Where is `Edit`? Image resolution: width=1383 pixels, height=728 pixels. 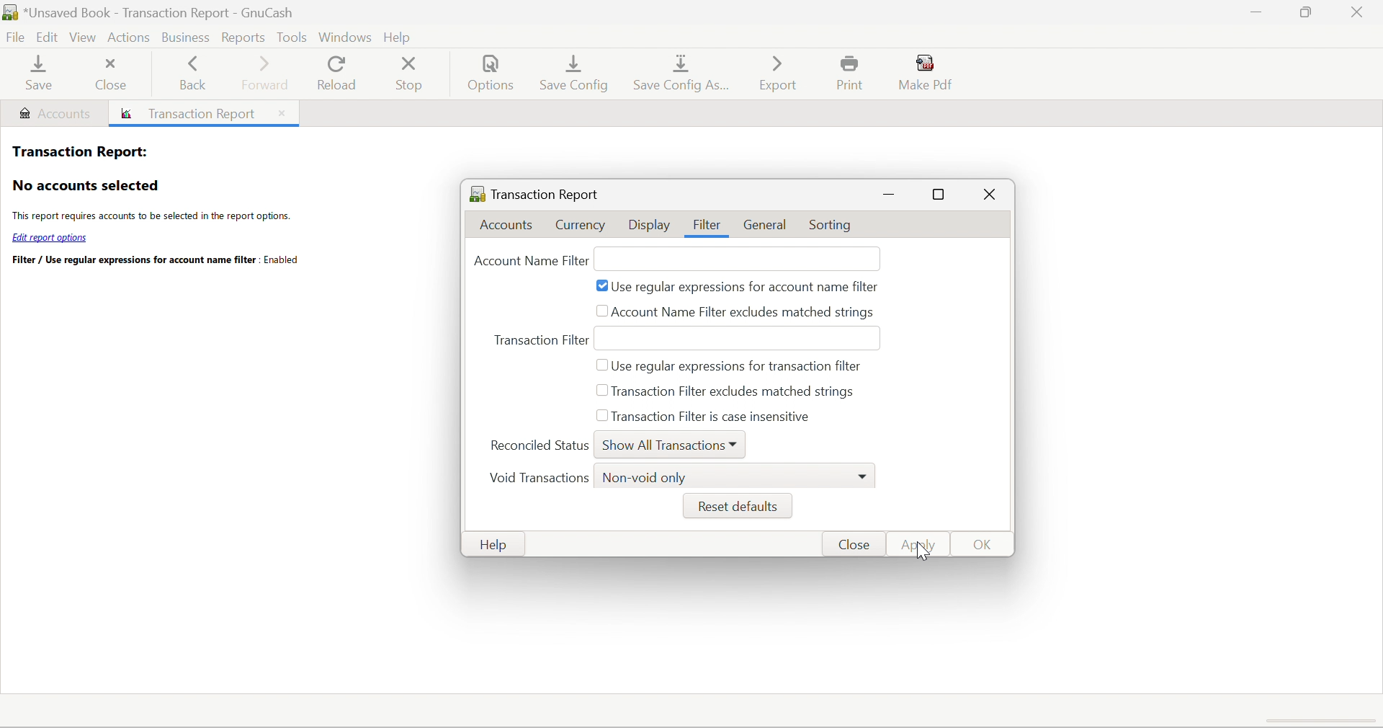 Edit is located at coordinates (49, 37).